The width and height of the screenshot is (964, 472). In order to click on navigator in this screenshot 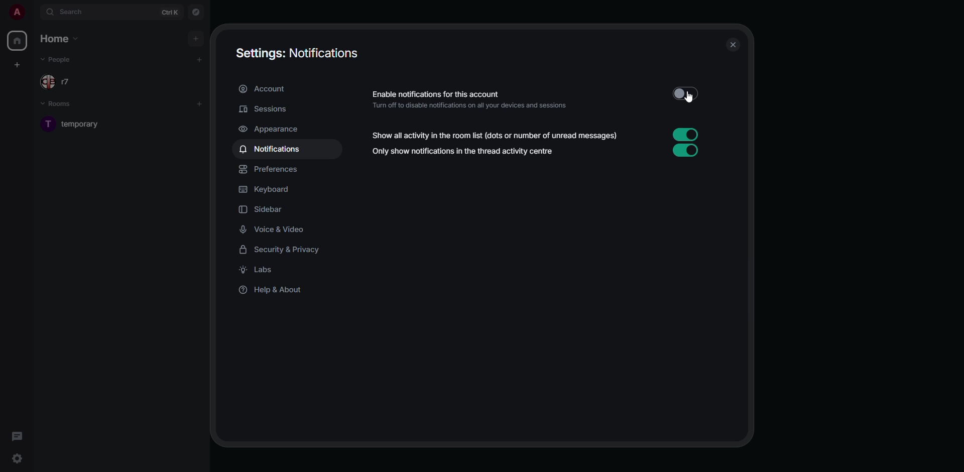, I will do `click(196, 13)`.